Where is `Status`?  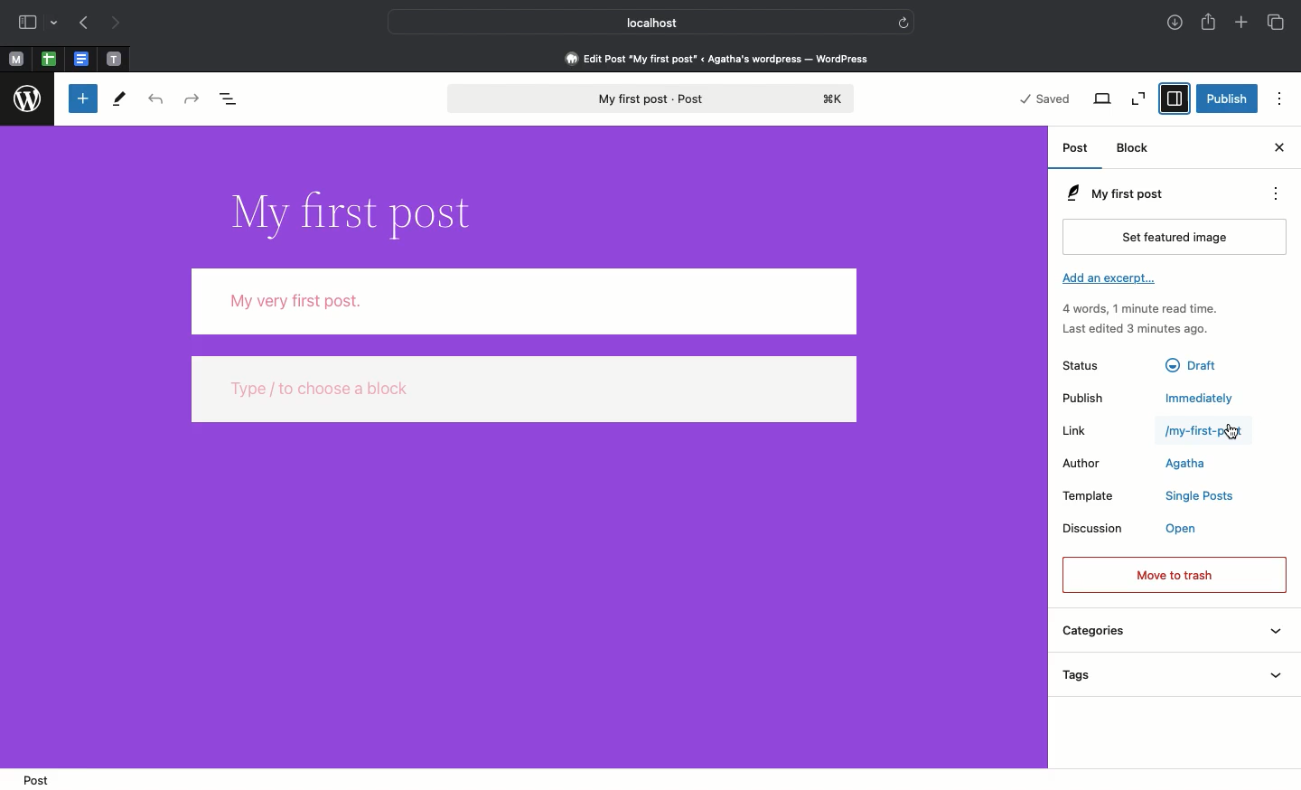
Status is located at coordinates (1081, 364).